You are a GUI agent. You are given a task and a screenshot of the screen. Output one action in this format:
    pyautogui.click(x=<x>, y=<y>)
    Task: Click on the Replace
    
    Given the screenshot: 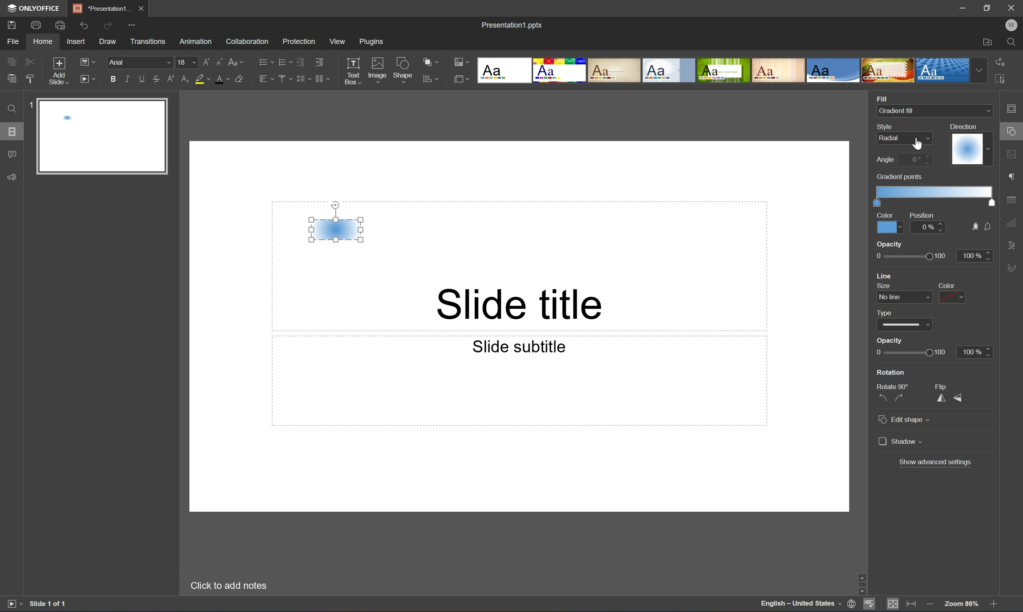 What is the action you would take?
    pyautogui.click(x=1000, y=61)
    